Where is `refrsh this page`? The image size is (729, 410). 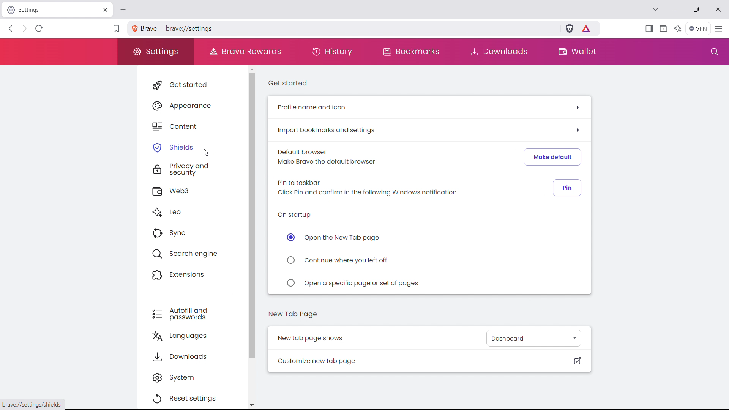
refrsh this page is located at coordinates (39, 28).